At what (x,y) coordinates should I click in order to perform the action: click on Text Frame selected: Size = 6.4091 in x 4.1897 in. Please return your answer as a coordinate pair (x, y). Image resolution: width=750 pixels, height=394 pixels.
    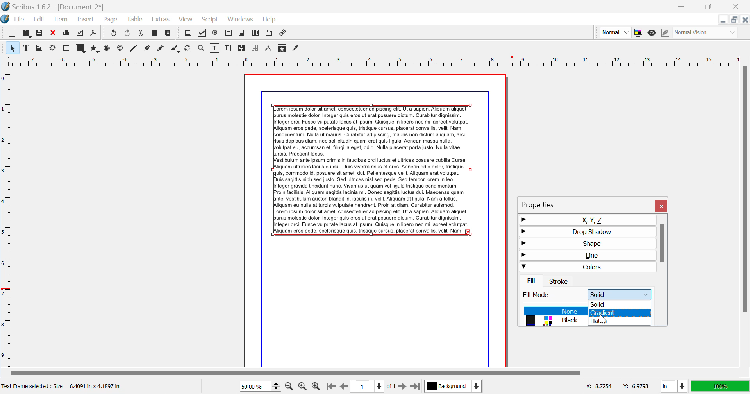
    Looking at the image, I should click on (63, 387).